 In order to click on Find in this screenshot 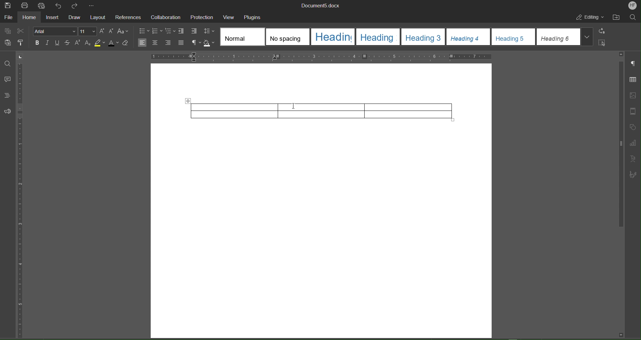, I will do `click(8, 64)`.